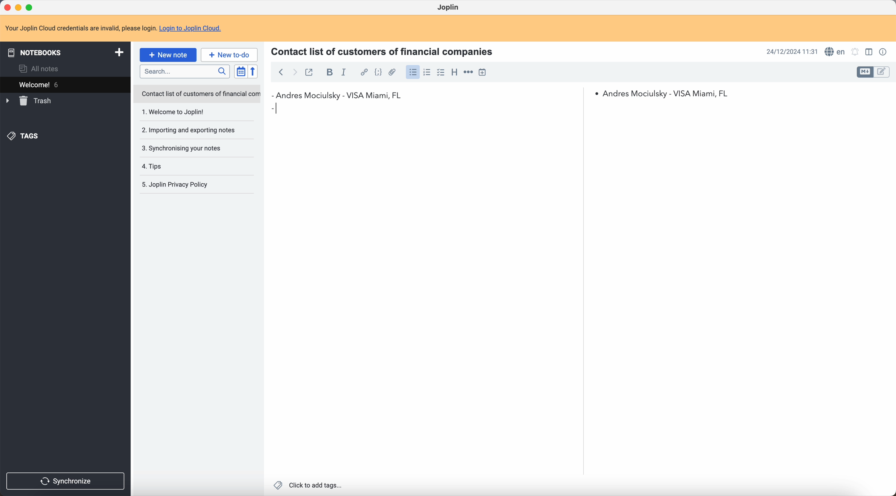 The image size is (896, 496). Describe the element at coordinates (393, 72) in the screenshot. I see `attach file` at that location.